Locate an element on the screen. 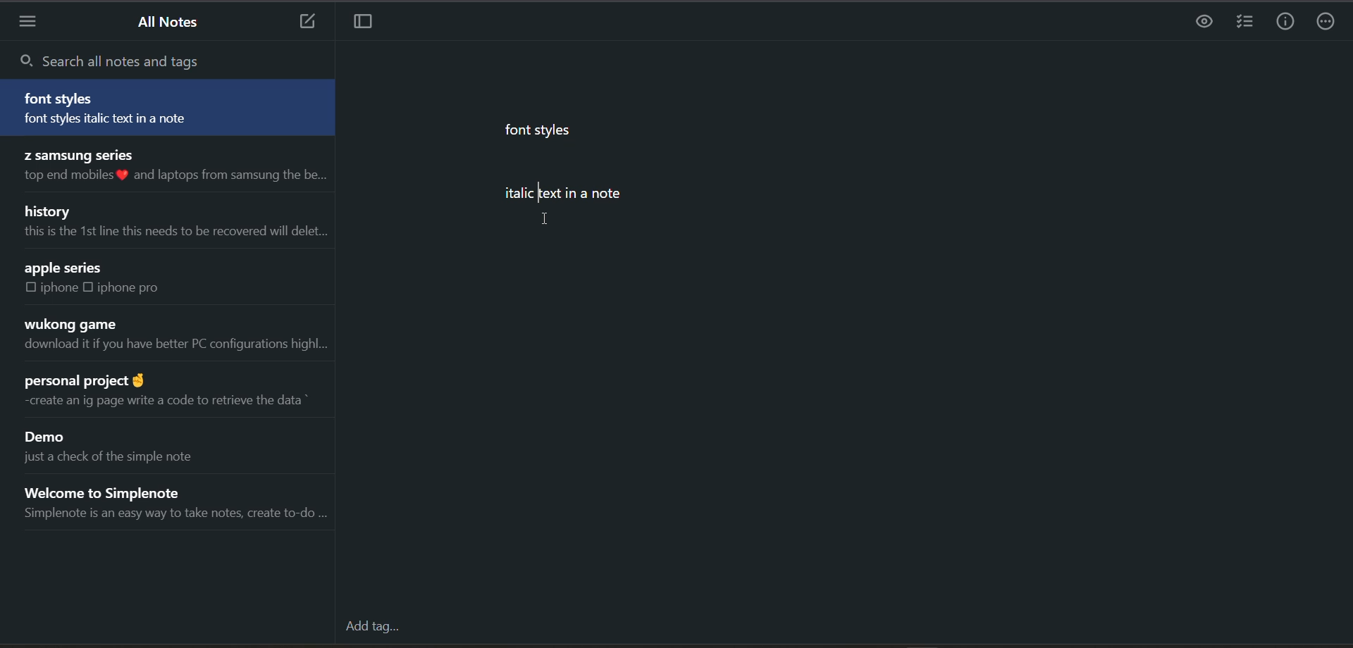 This screenshot has height=648, width=1353. note title and preview is located at coordinates (173, 168).